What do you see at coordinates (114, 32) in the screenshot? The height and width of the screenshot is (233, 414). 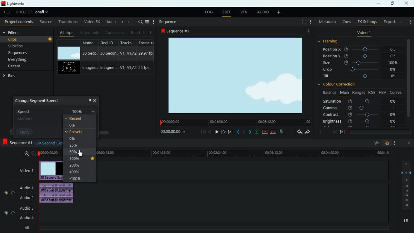 I see `audio` at bounding box center [114, 32].